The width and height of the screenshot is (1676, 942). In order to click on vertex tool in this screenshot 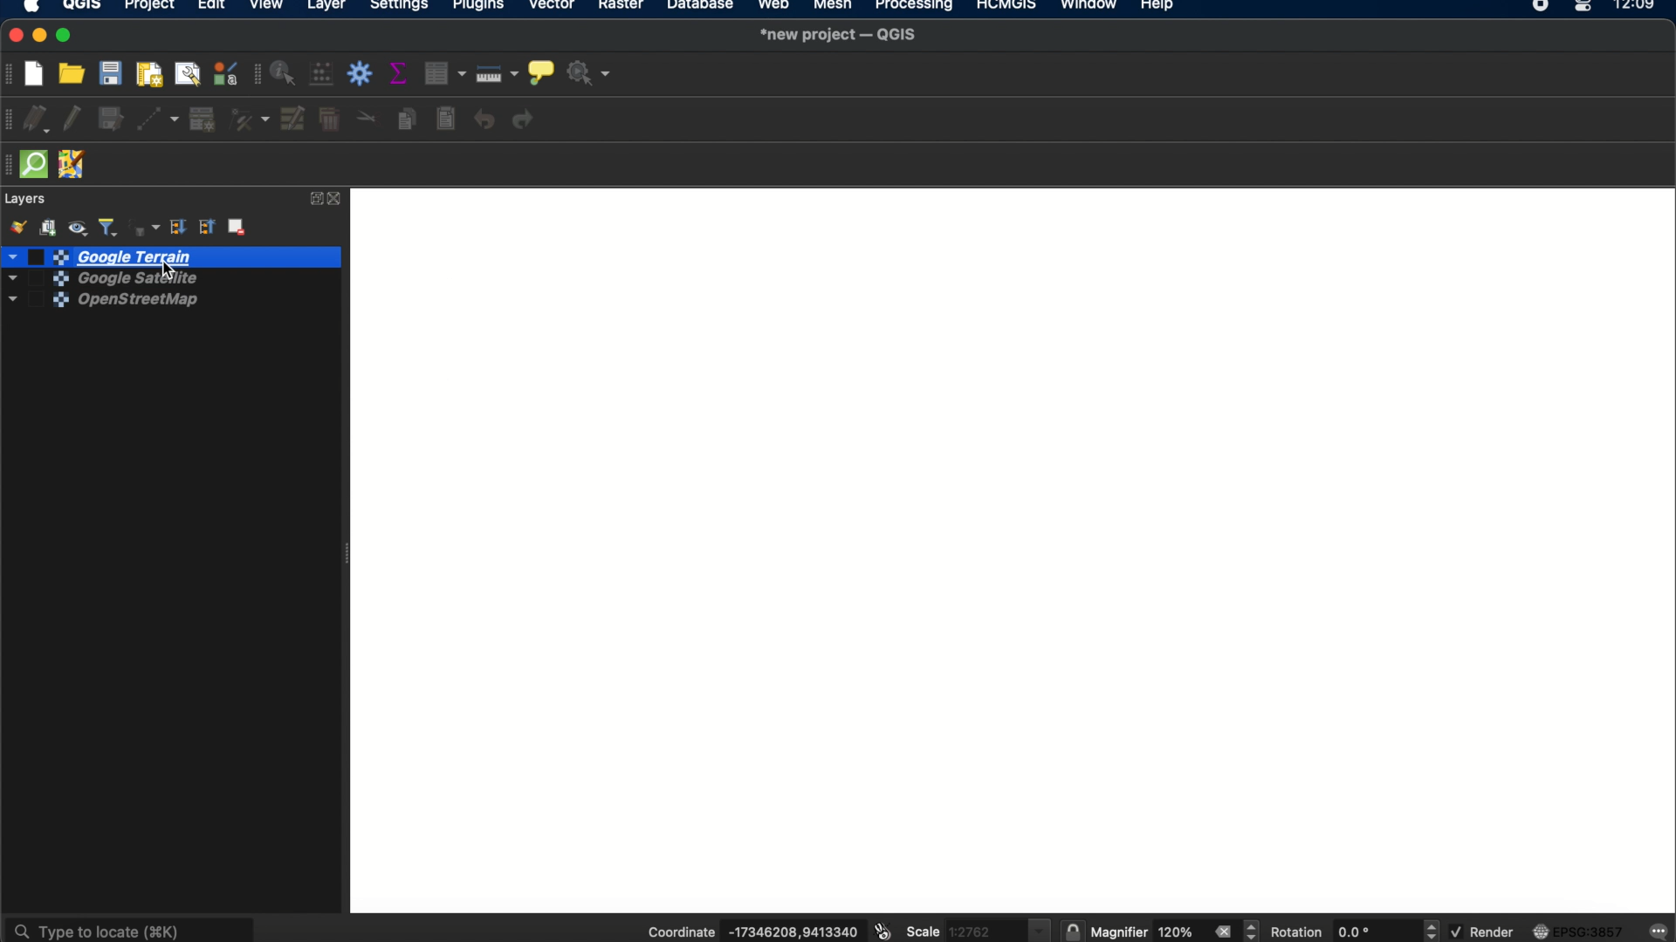, I will do `click(250, 120)`.